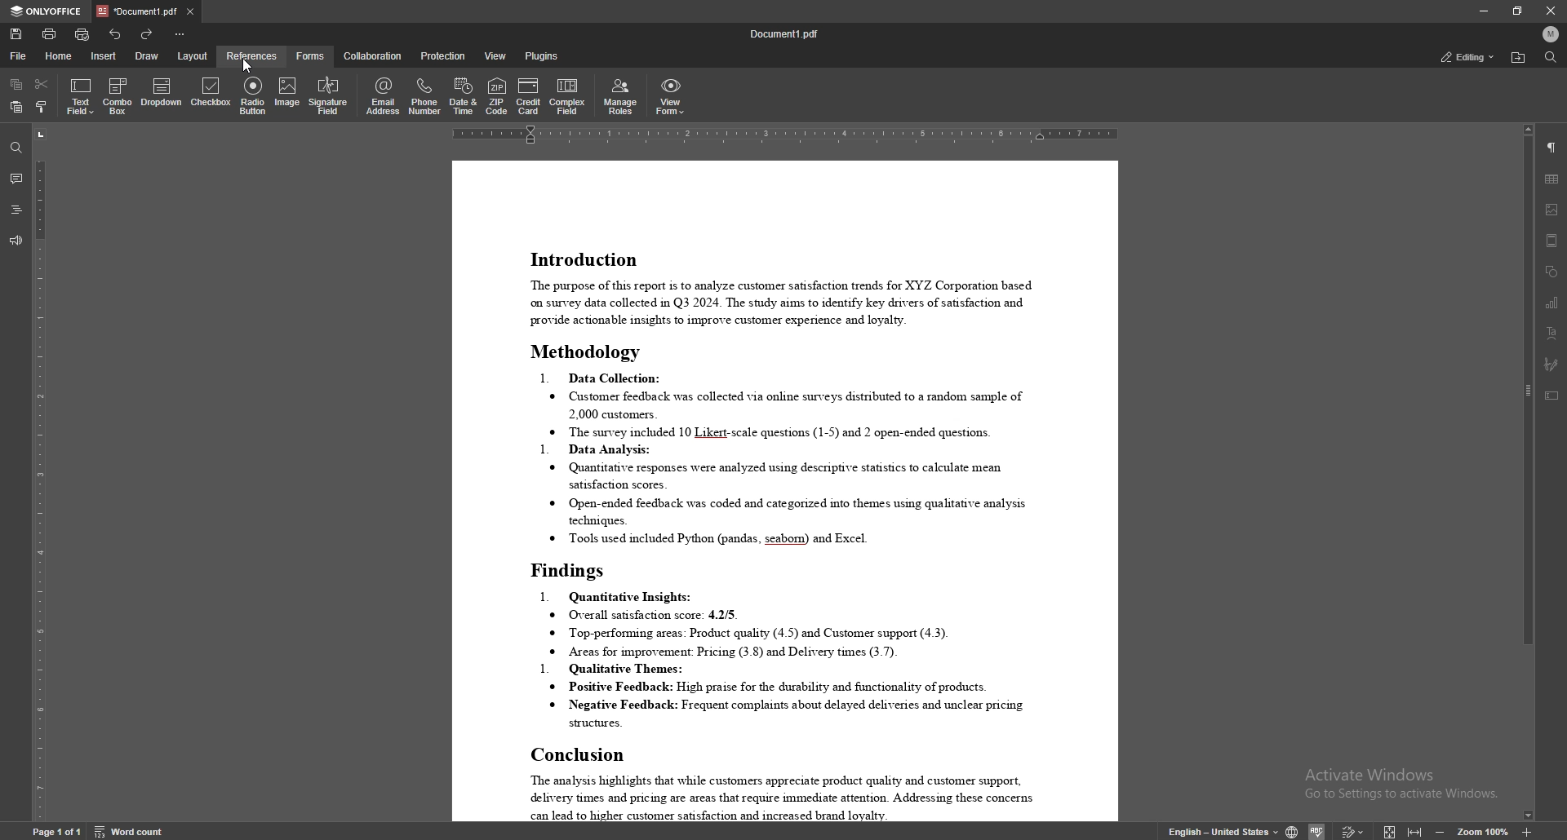 The width and height of the screenshot is (1567, 840). I want to click on collaboration, so click(374, 55).